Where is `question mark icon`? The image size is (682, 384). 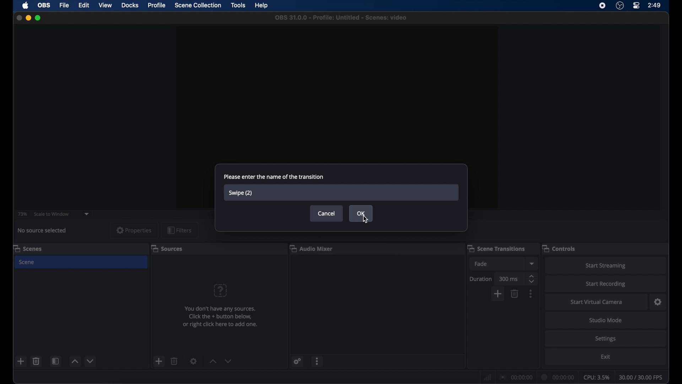 question mark icon is located at coordinates (221, 290).